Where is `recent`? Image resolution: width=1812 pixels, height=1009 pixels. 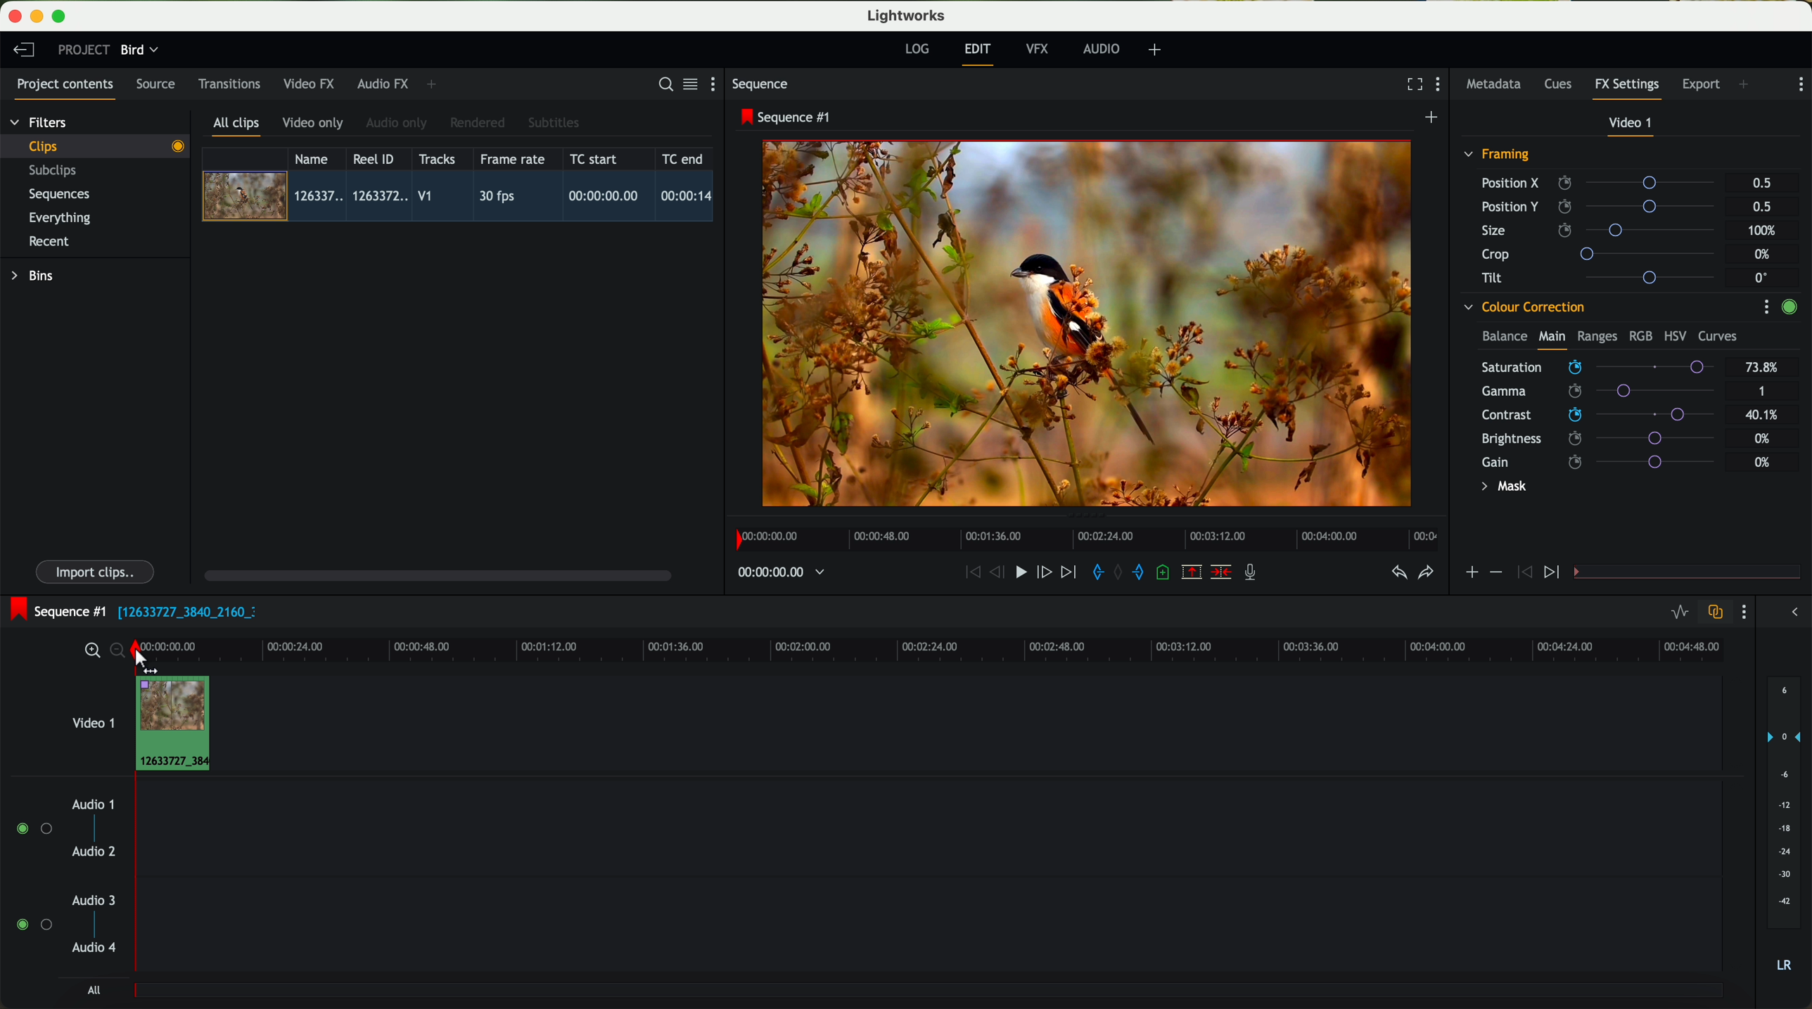
recent is located at coordinates (49, 243).